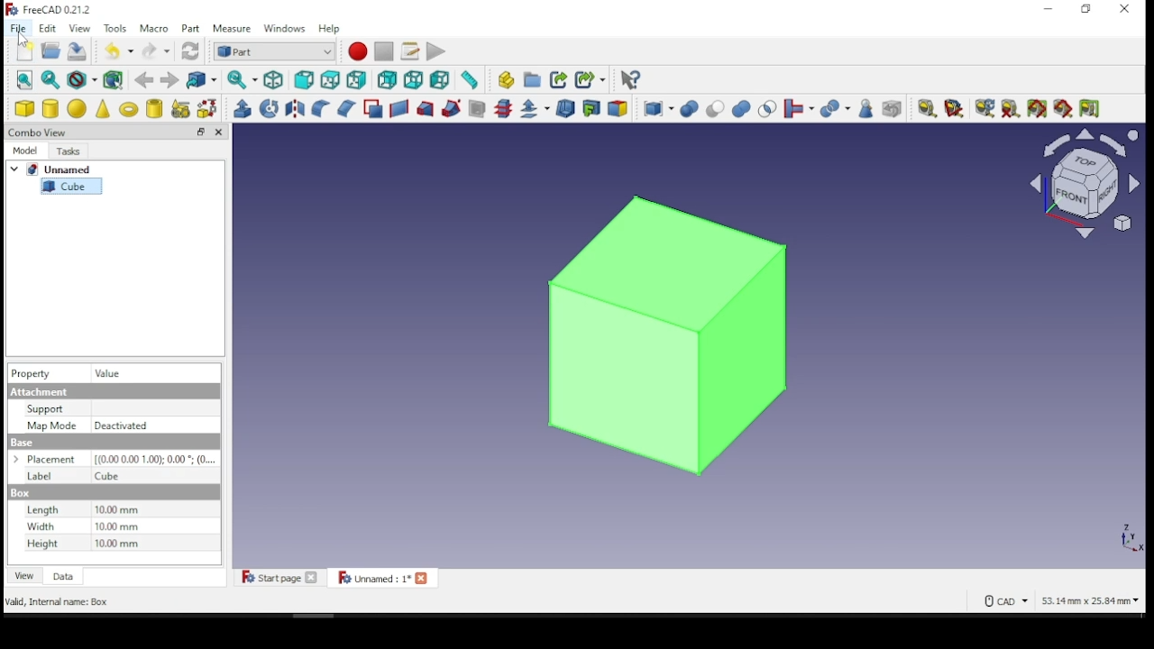 The image size is (1154, 649). What do you see at coordinates (117, 373) in the screenshot?
I see `value` at bounding box center [117, 373].